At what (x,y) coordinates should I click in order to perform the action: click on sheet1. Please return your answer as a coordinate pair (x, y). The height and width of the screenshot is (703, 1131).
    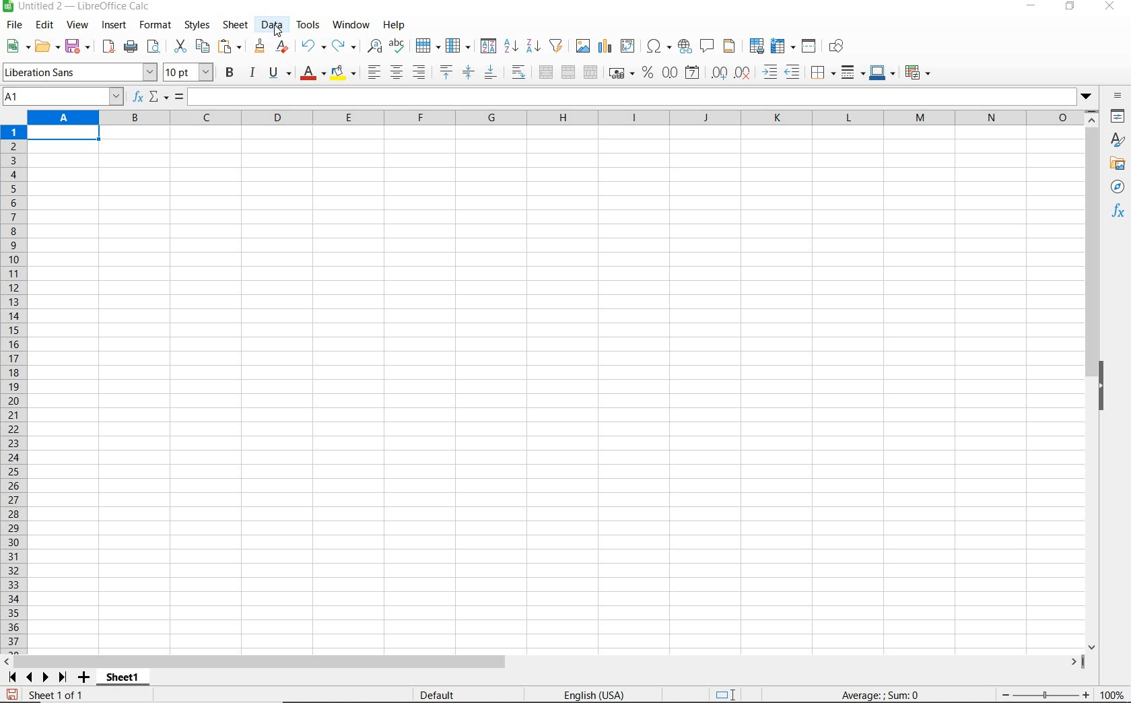
    Looking at the image, I should click on (122, 679).